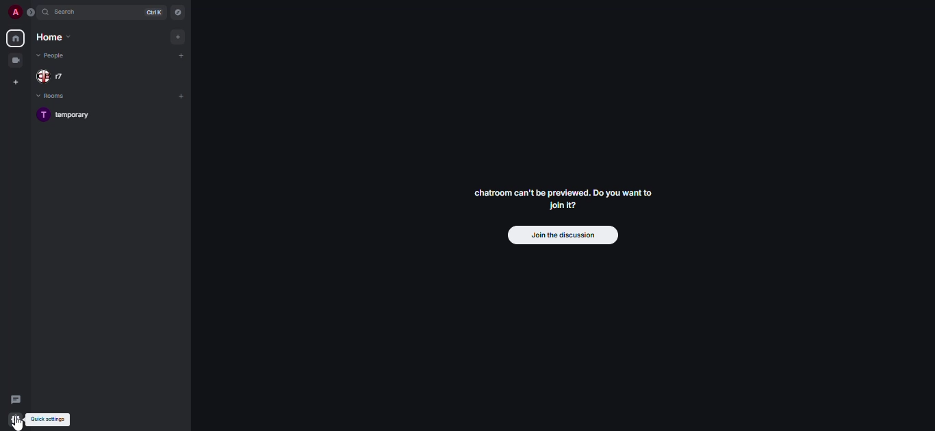  What do you see at coordinates (16, 421) in the screenshot?
I see `quick settings` at bounding box center [16, 421].